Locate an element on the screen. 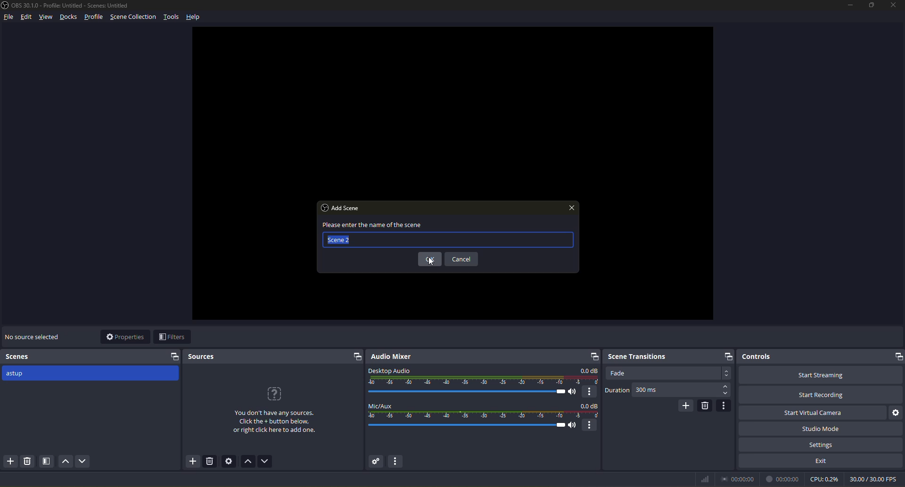  open source properties is located at coordinates (229, 461).